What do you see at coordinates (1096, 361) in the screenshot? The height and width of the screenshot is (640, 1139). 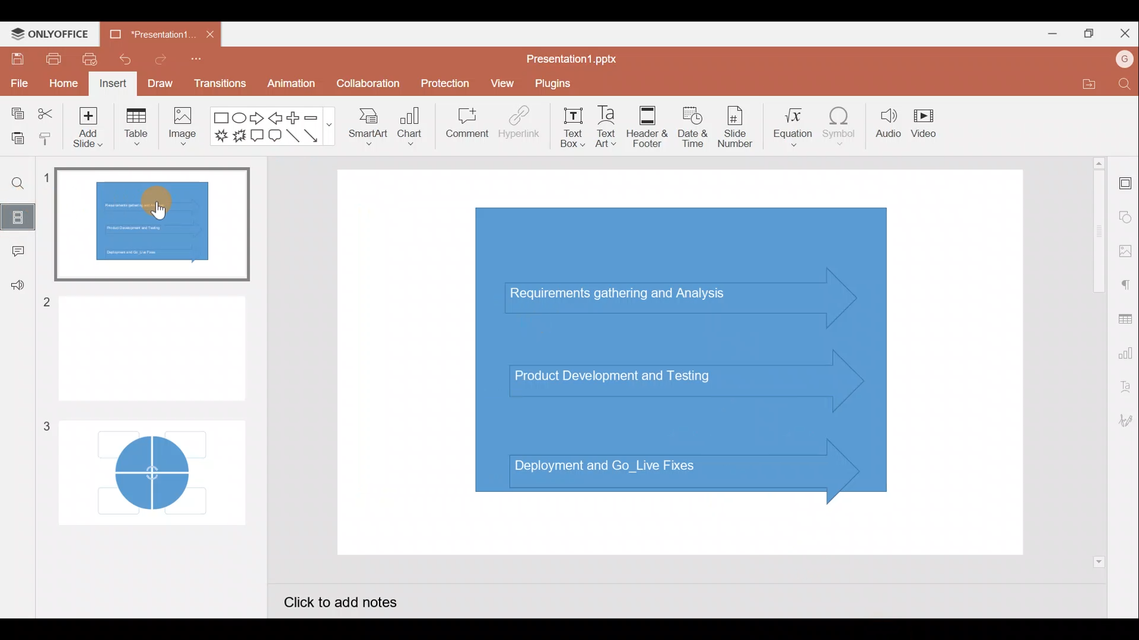 I see `Vertical scroll bar` at bounding box center [1096, 361].